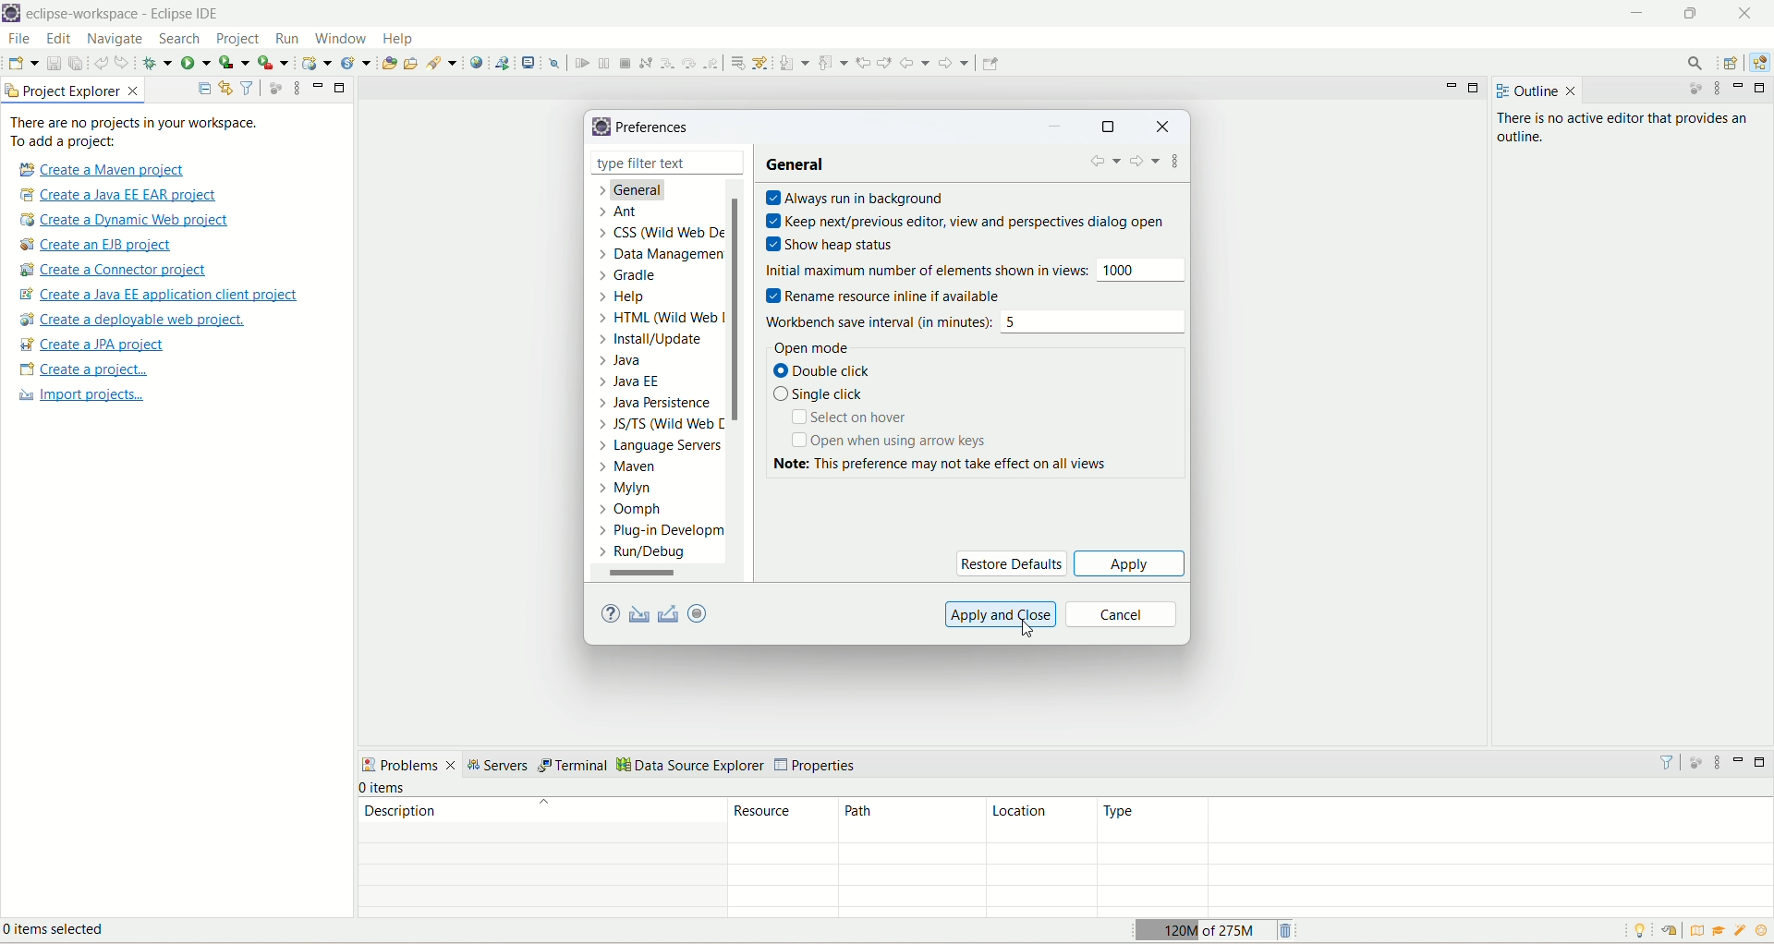 The height and width of the screenshot is (944, 1774). I want to click on create a deployable web project, so click(134, 320).